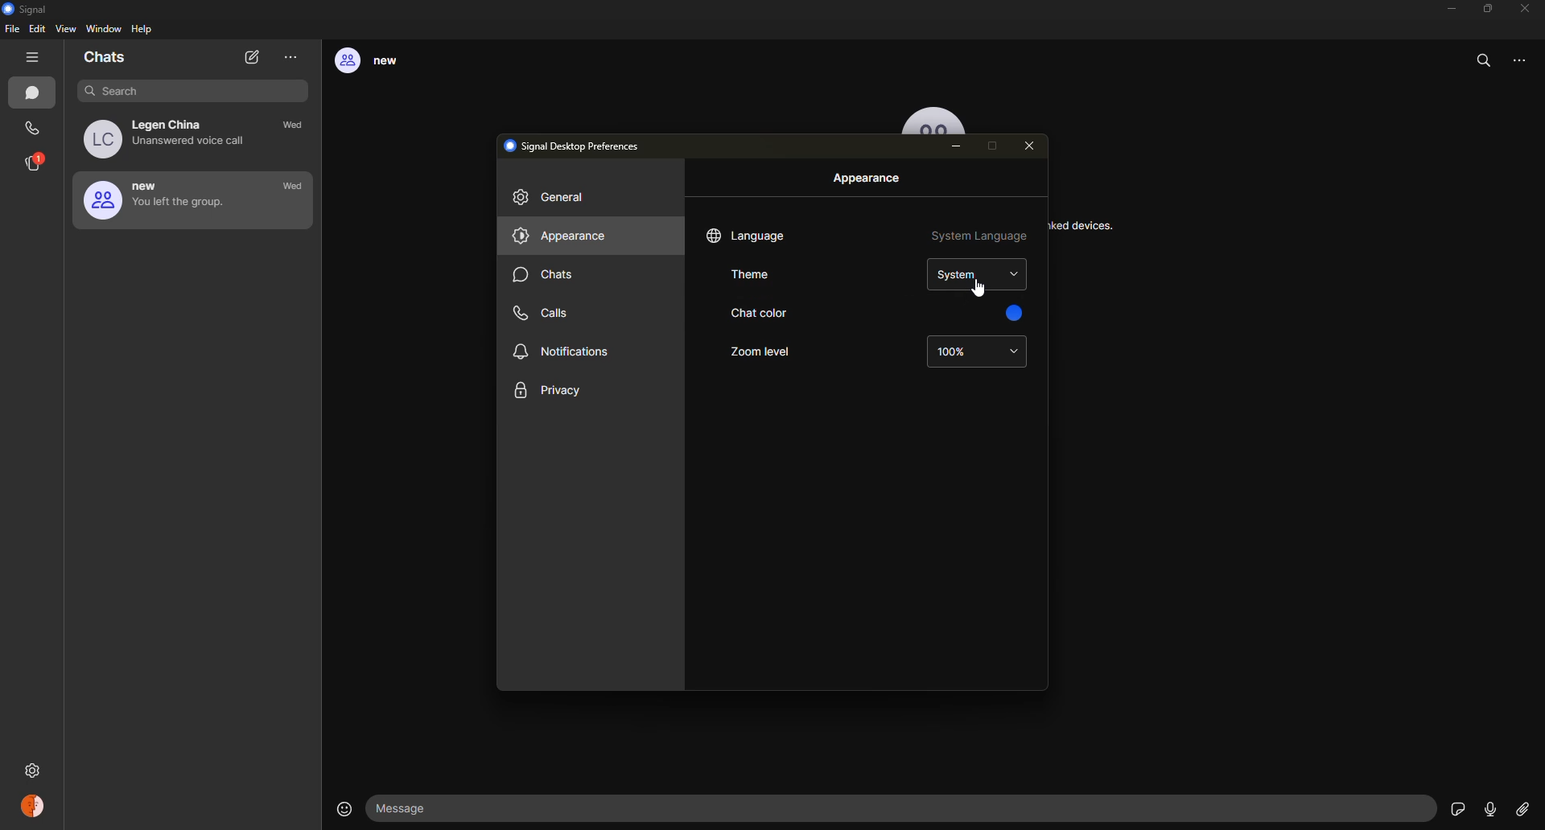 The image size is (1545, 830). What do you see at coordinates (546, 277) in the screenshot?
I see `chats` at bounding box center [546, 277].